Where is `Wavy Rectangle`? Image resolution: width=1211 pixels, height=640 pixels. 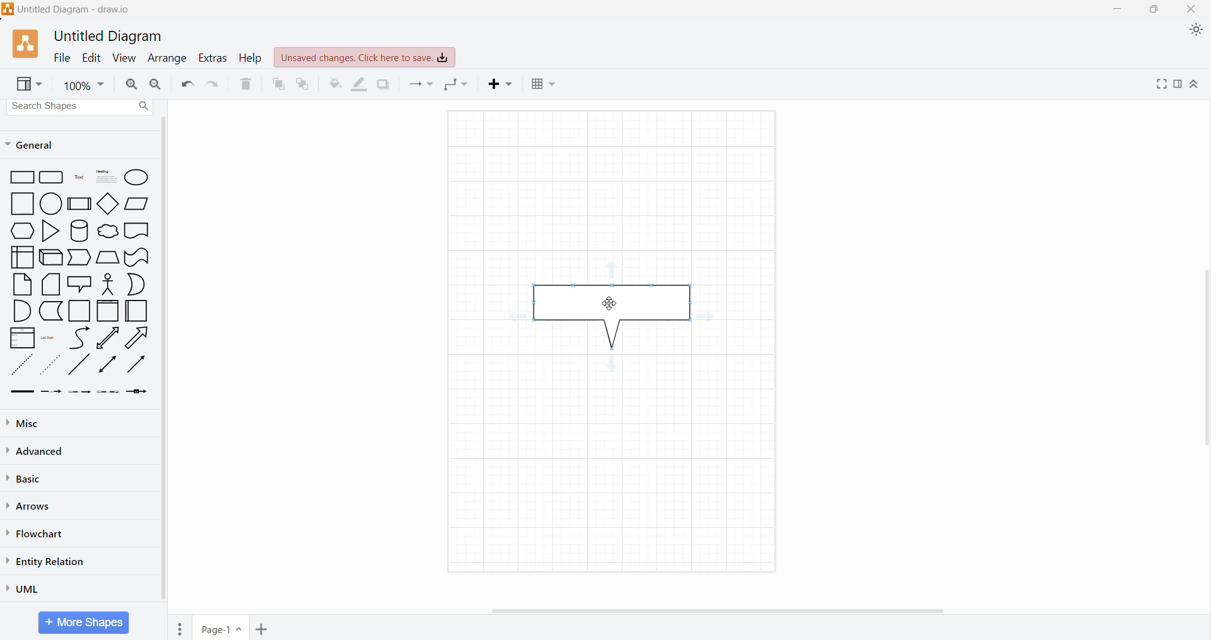 Wavy Rectangle is located at coordinates (137, 257).